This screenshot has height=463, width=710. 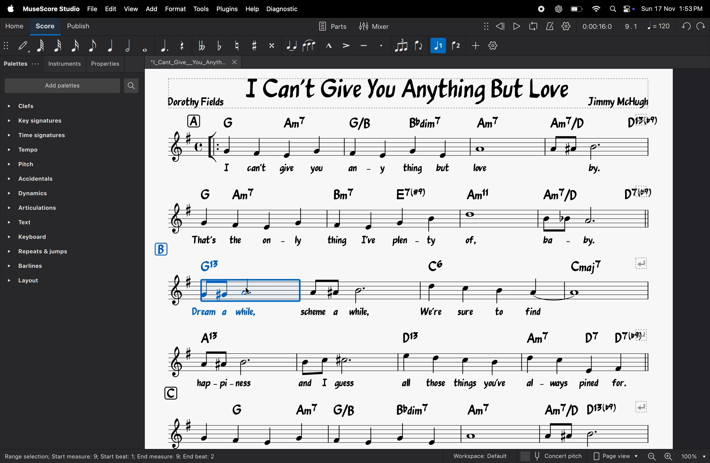 I want to click on view, so click(x=131, y=10).